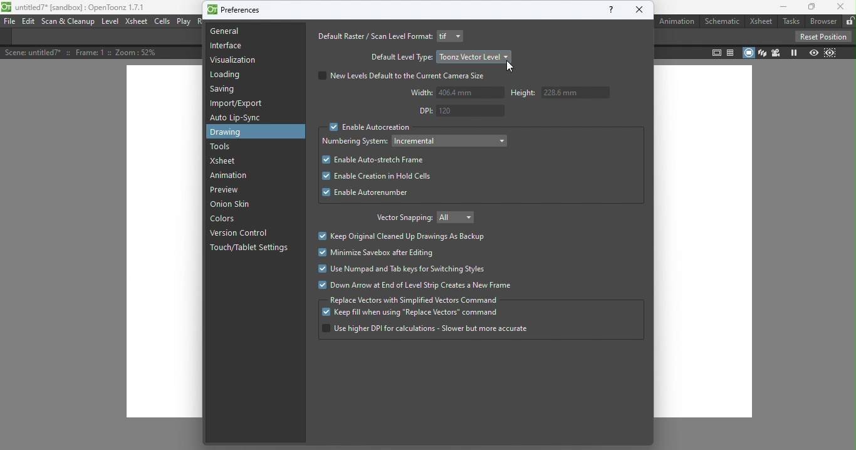 The image size is (856, 450). What do you see at coordinates (780, 8) in the screenshot?
I see `Minimize` at bounding box center [780, 8].